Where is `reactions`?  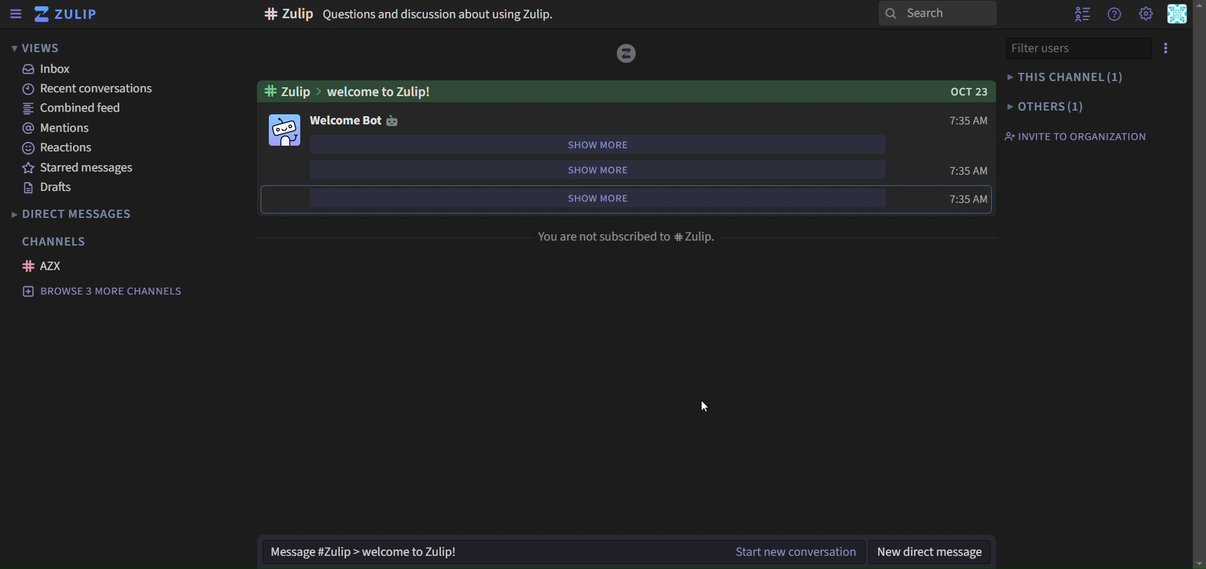 reactions is located at coordinates (60, 149).